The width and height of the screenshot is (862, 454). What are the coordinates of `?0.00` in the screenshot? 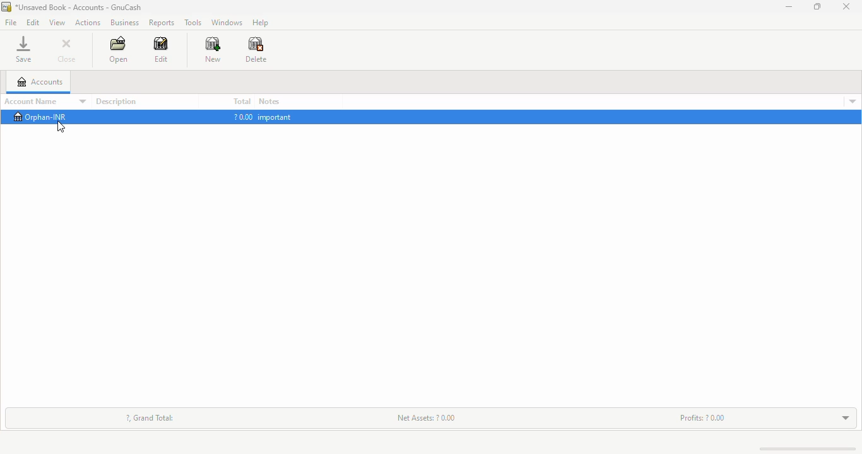 It's located at (242, 117).